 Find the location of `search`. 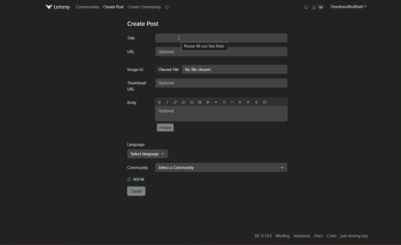

search is located at coordinates (306, 7).